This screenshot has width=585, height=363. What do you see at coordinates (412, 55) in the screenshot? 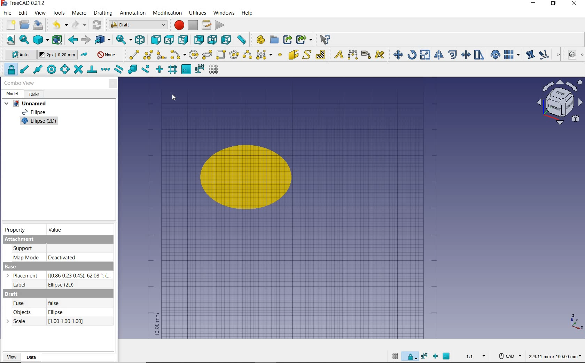
I see `rotate` at bounding box center [412, 55].